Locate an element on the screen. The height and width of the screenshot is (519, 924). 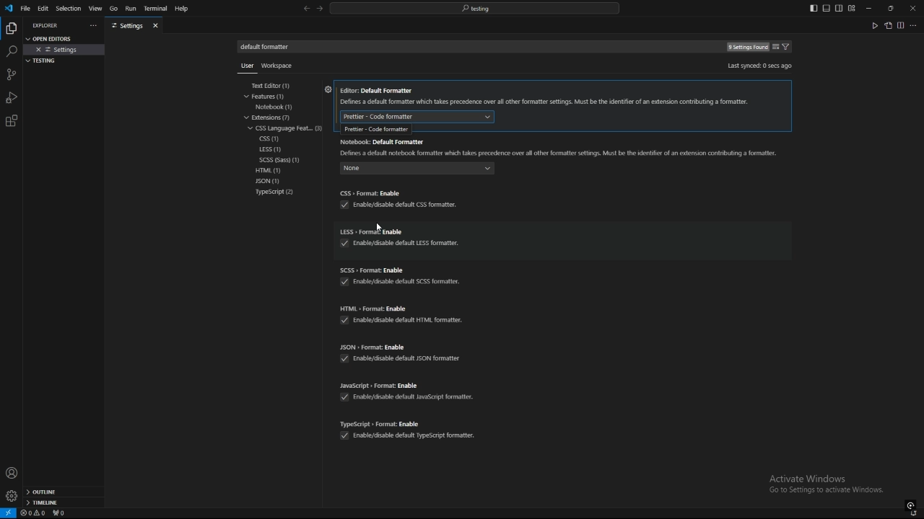
split editor right is located at coordinates (901, 25).